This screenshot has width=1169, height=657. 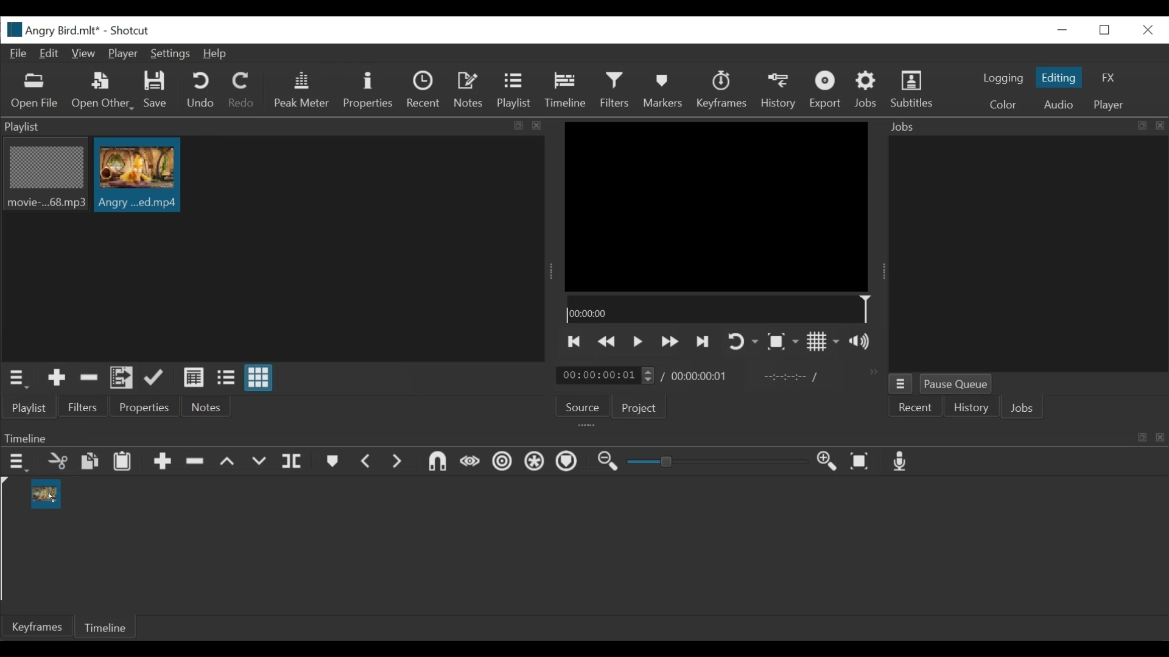 I want to click on Shotcut, so click(x=133, y=30).